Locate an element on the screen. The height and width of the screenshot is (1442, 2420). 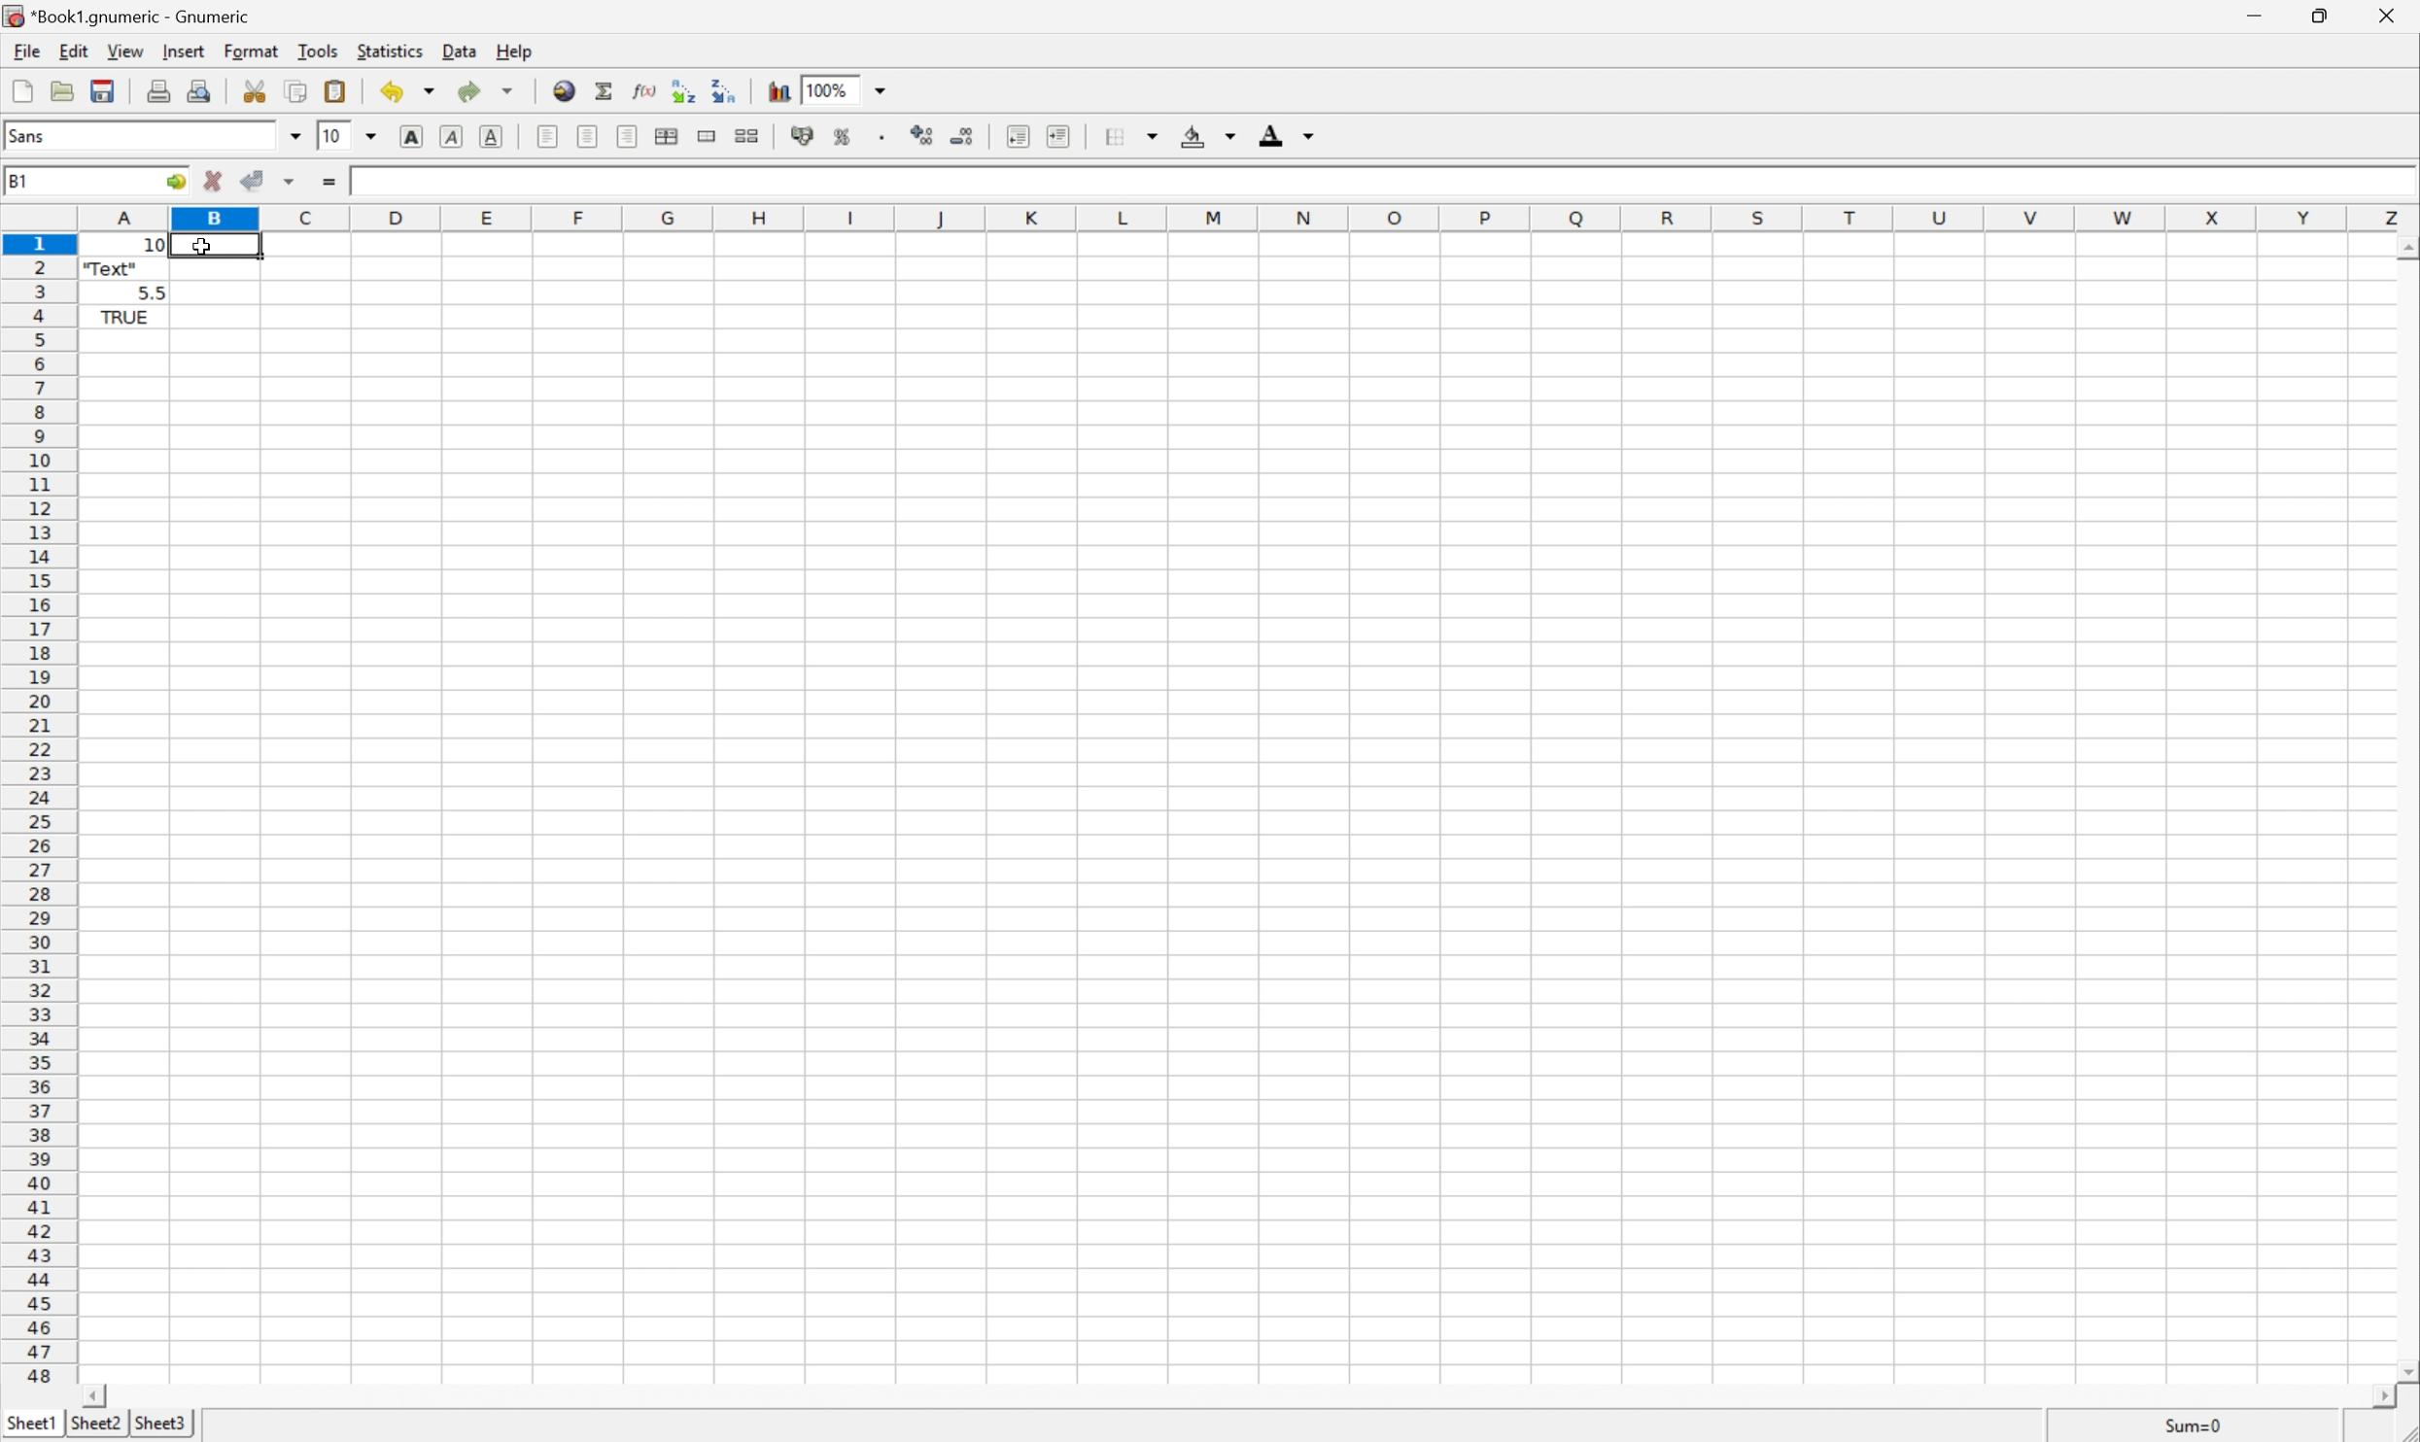
Merge a range of cells is located at coordinates (709, 135).